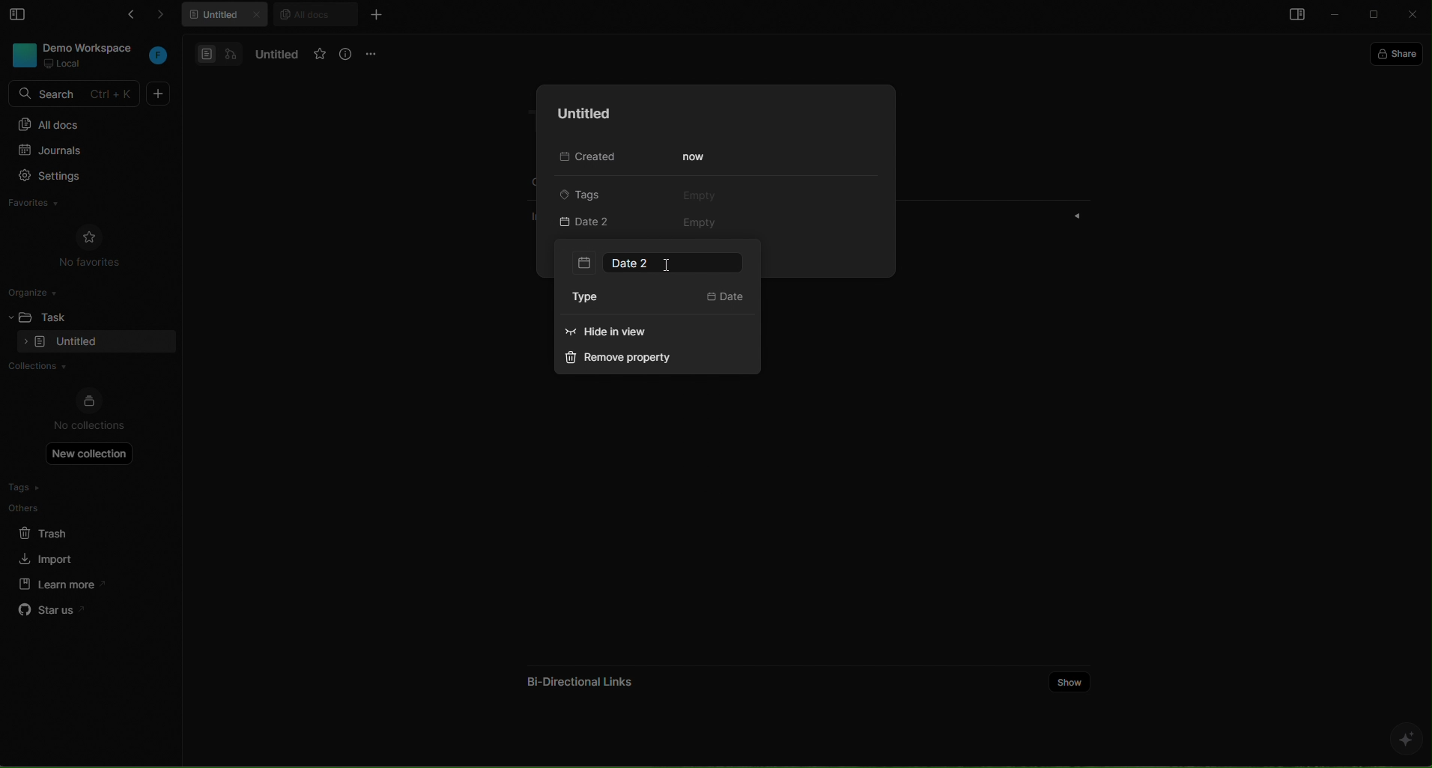 The image size is (1432, 768). Describe the element at coordinates (347, 55) in the screenshot. I see `info` at that location.